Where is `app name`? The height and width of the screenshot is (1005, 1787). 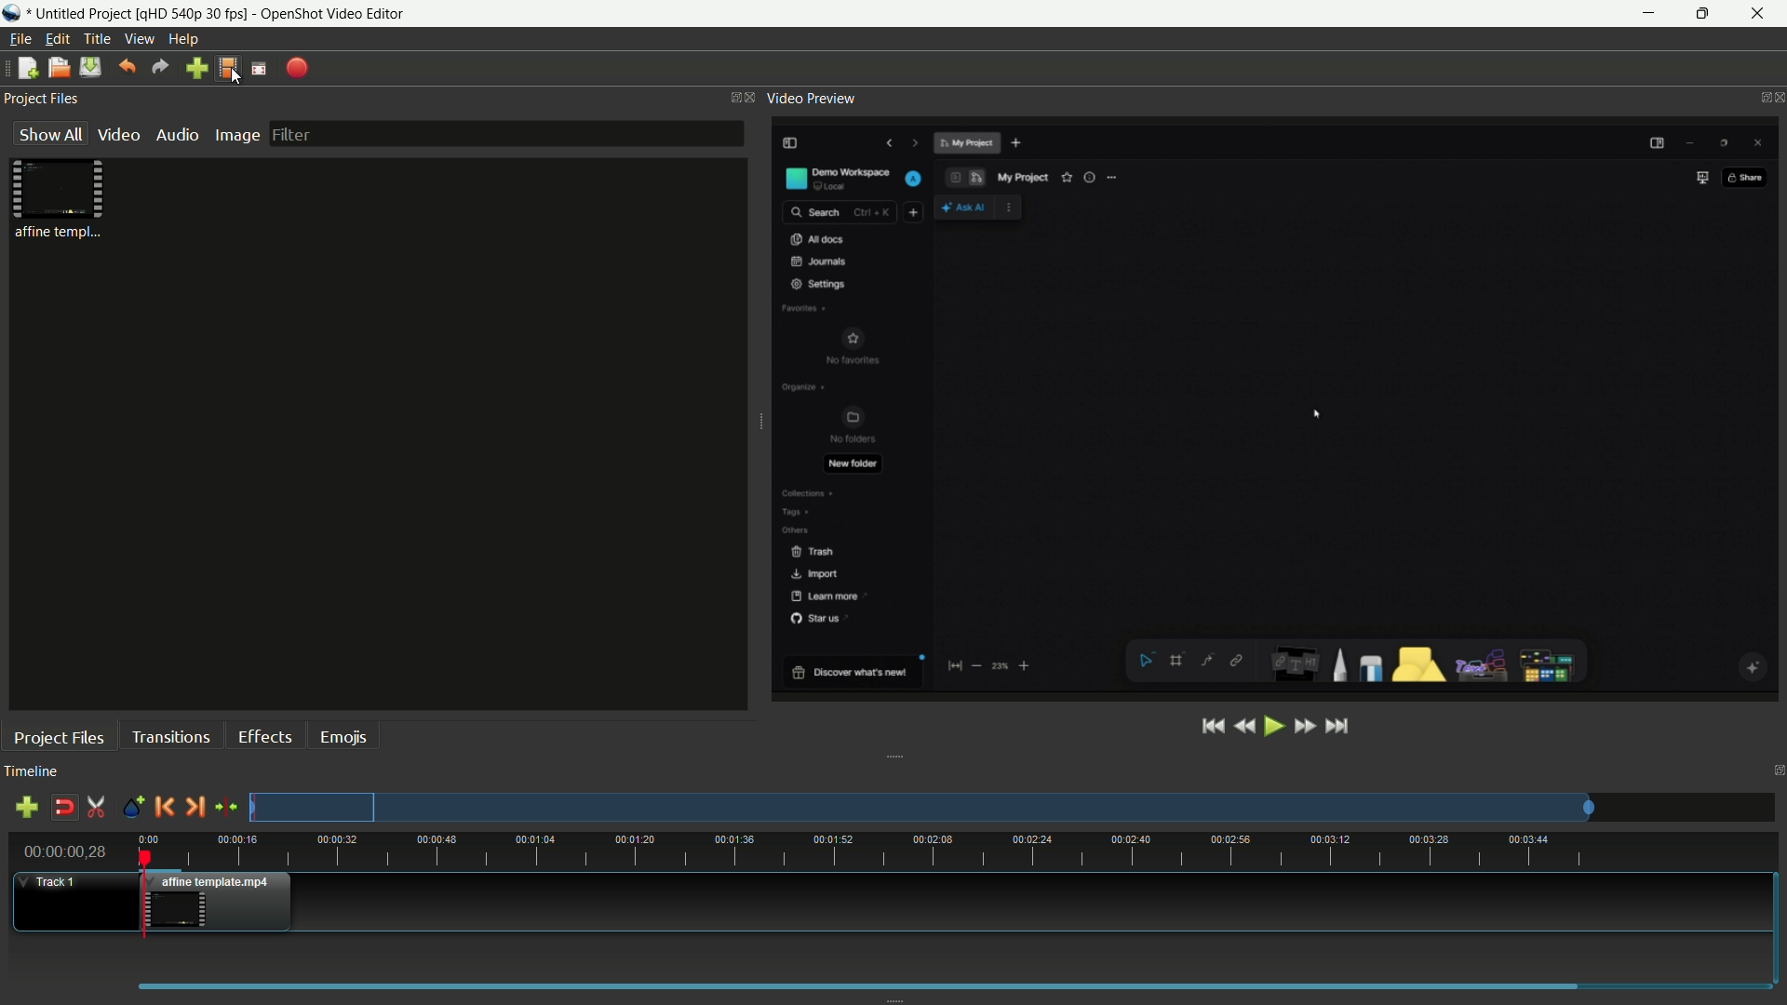
app name is located at coordinates (333, 13).